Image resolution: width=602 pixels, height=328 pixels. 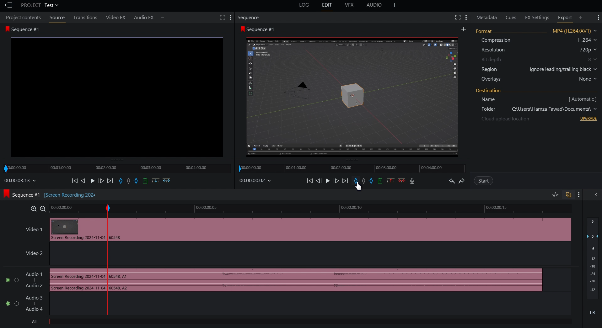 What do you see at coordinates (319, 181) in the screenshot?
I see `Move Back` at bounding box center [319, 181].